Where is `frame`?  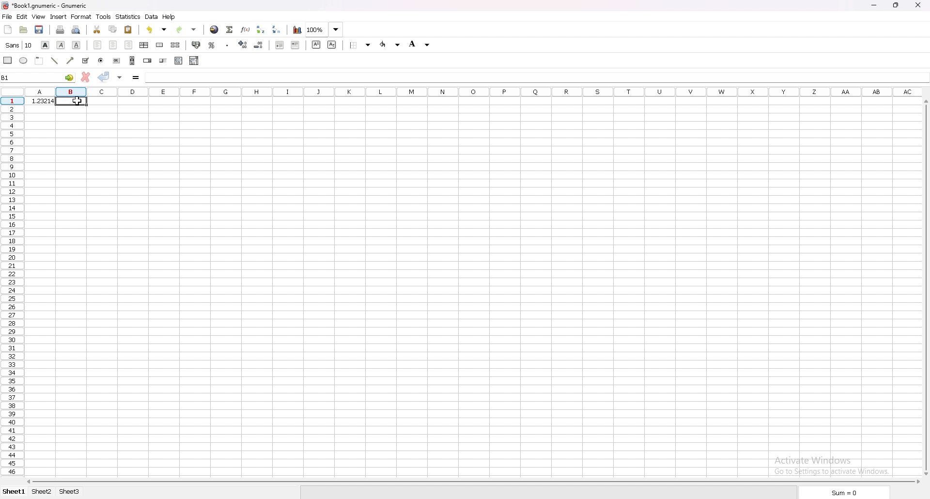 frame is located at coordinates (39, 60).